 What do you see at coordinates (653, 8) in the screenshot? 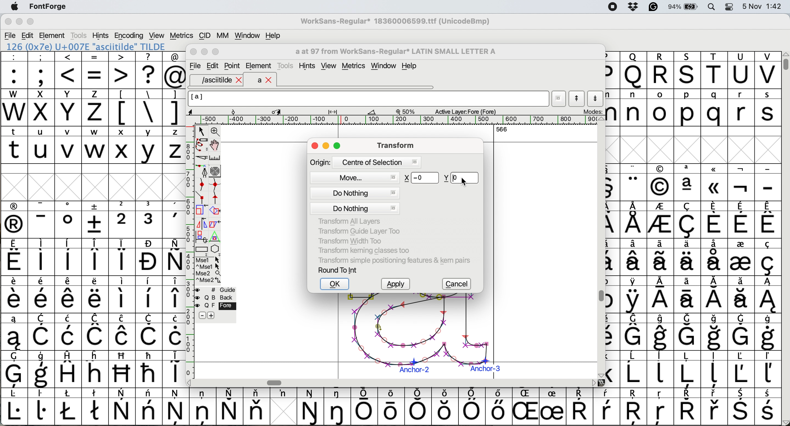
I see `grammarly` at bounding box center [653, 8].